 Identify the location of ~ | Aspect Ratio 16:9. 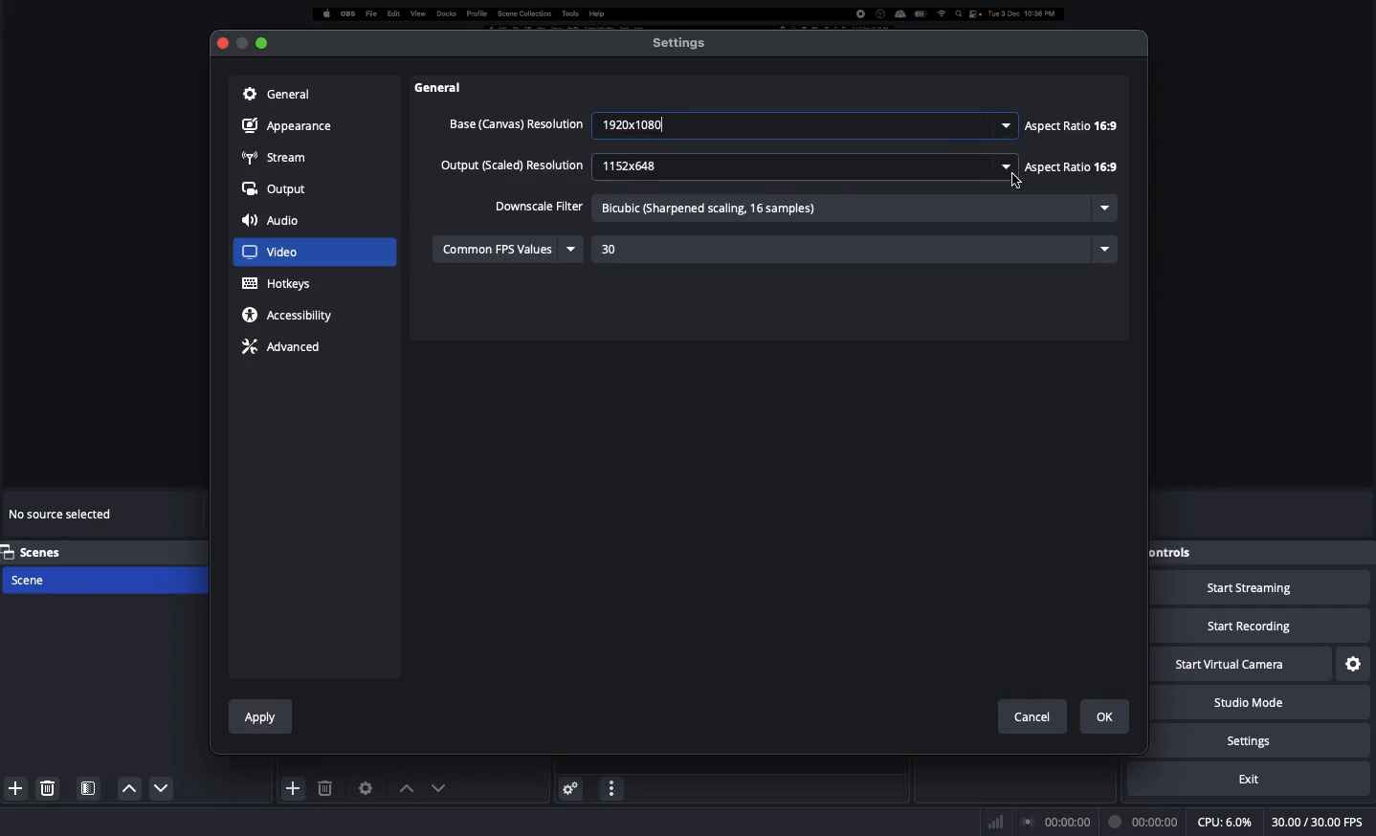
(1070, 125).